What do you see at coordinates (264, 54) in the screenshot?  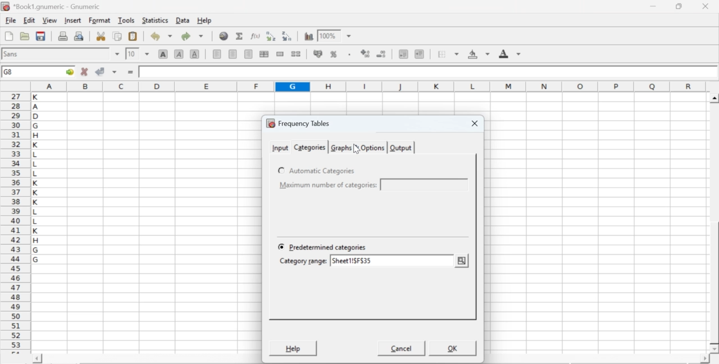 I see `center horizontally` at bounding box center [264, 54].